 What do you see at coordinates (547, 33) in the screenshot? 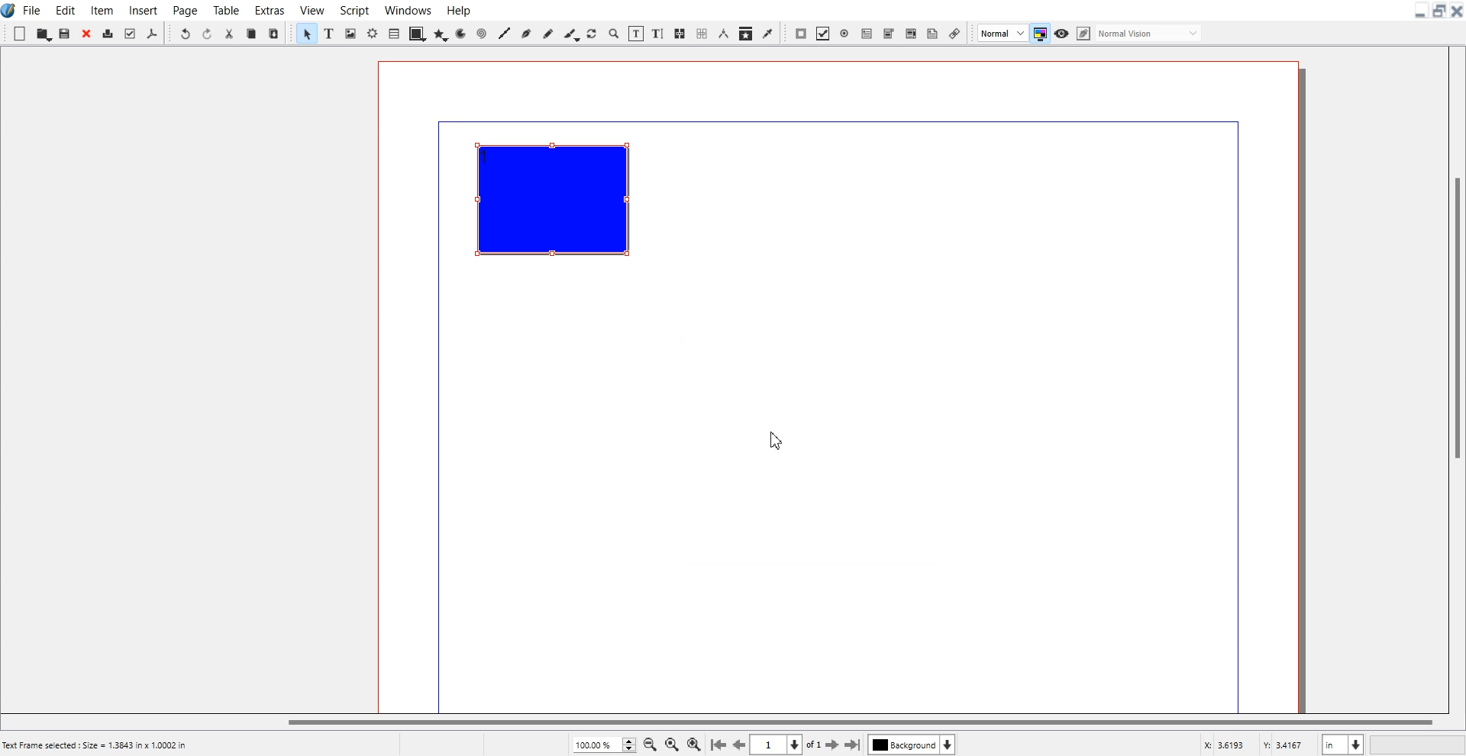
I see `Freehand line` at bounding box center [547, 33].